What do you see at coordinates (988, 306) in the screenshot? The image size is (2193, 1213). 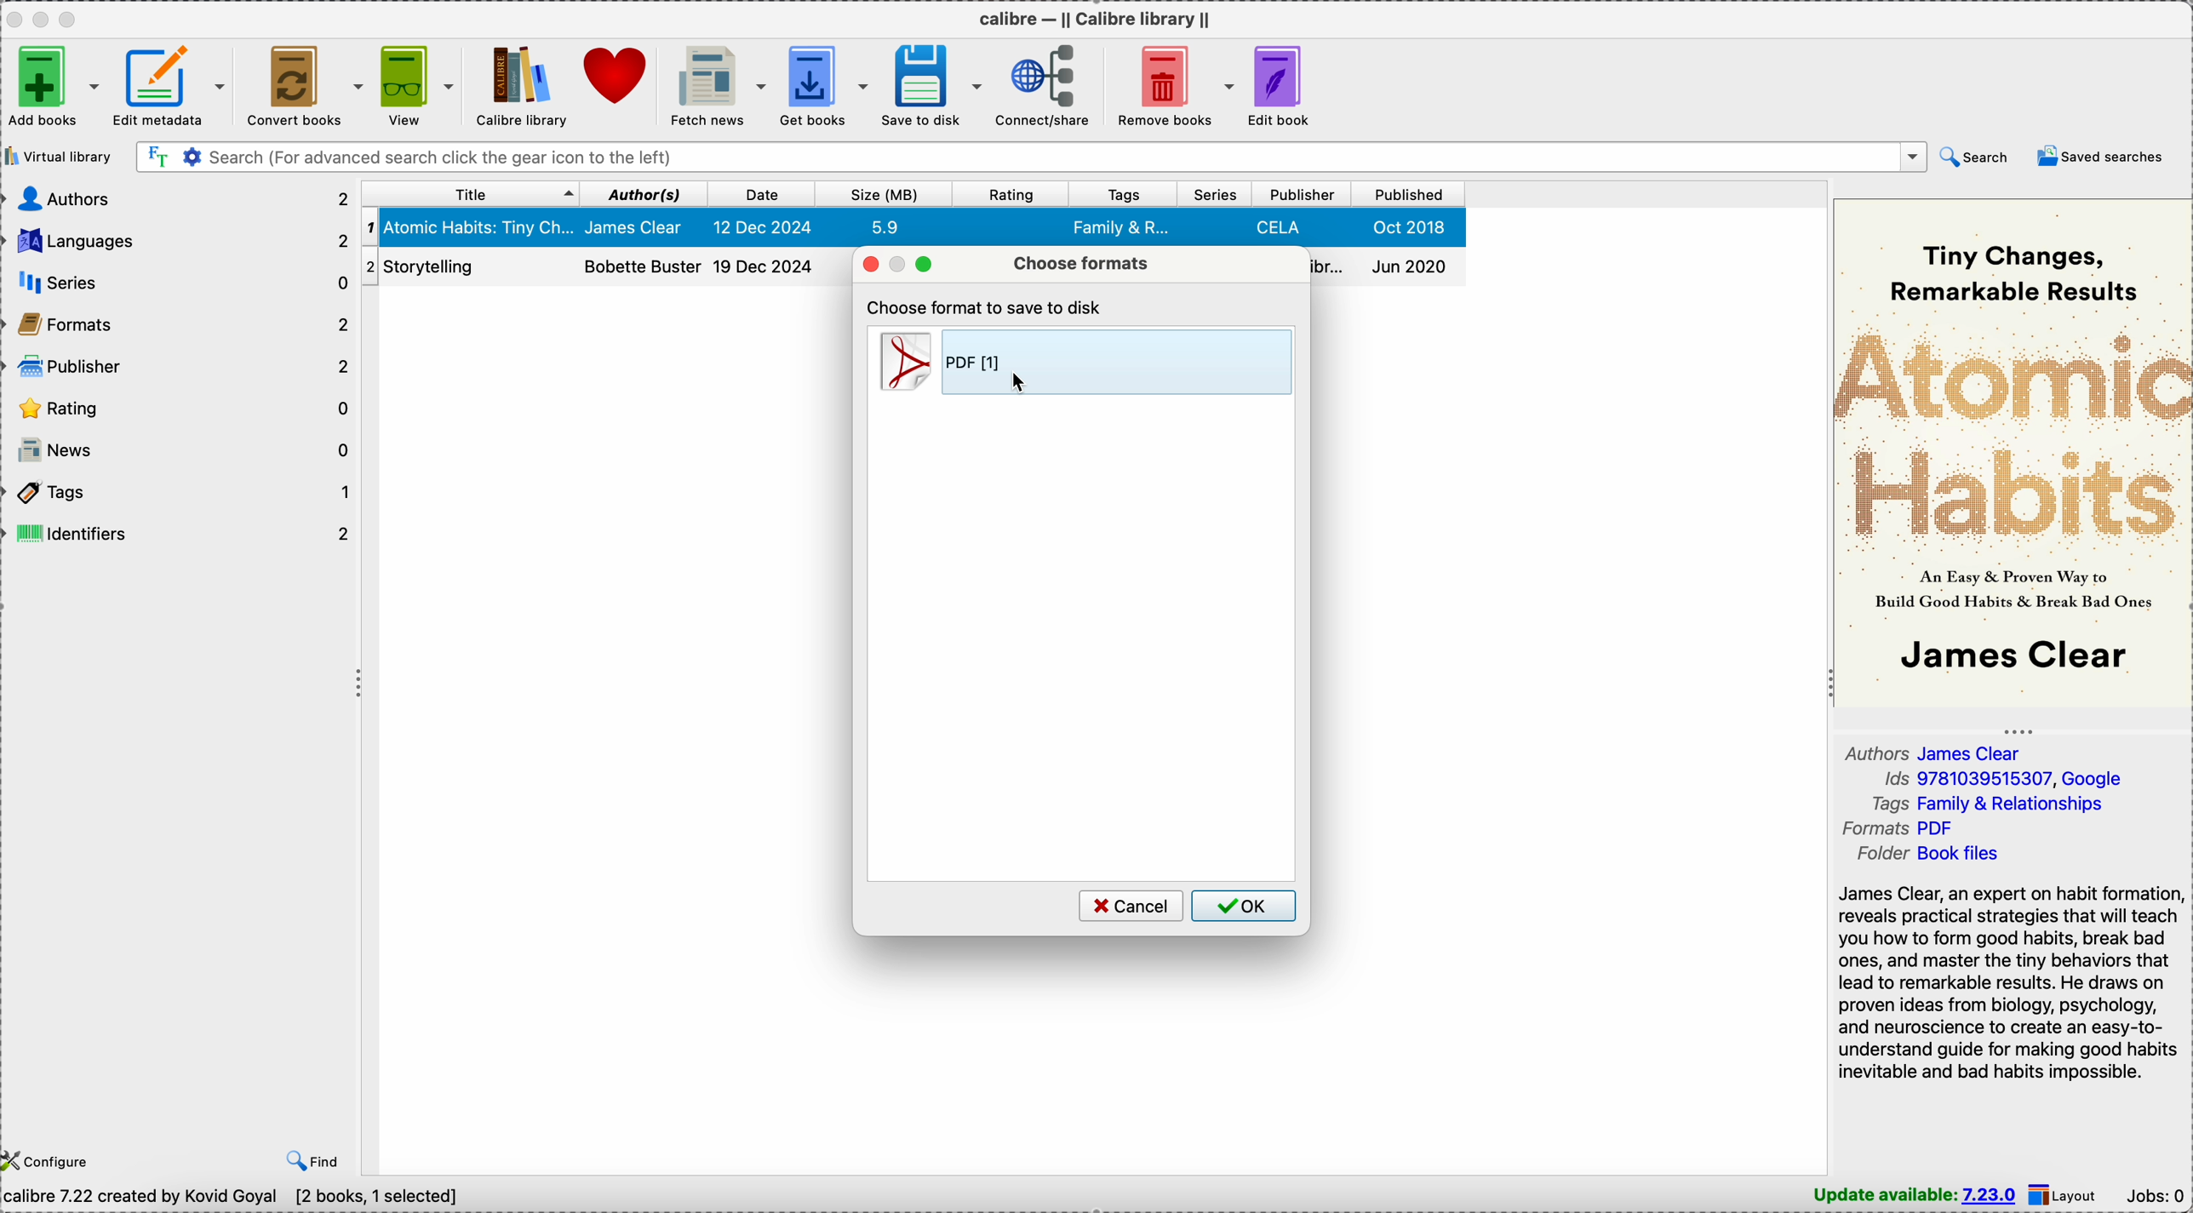 I see `choose format to save to disk` at bounding box center [988, 306].